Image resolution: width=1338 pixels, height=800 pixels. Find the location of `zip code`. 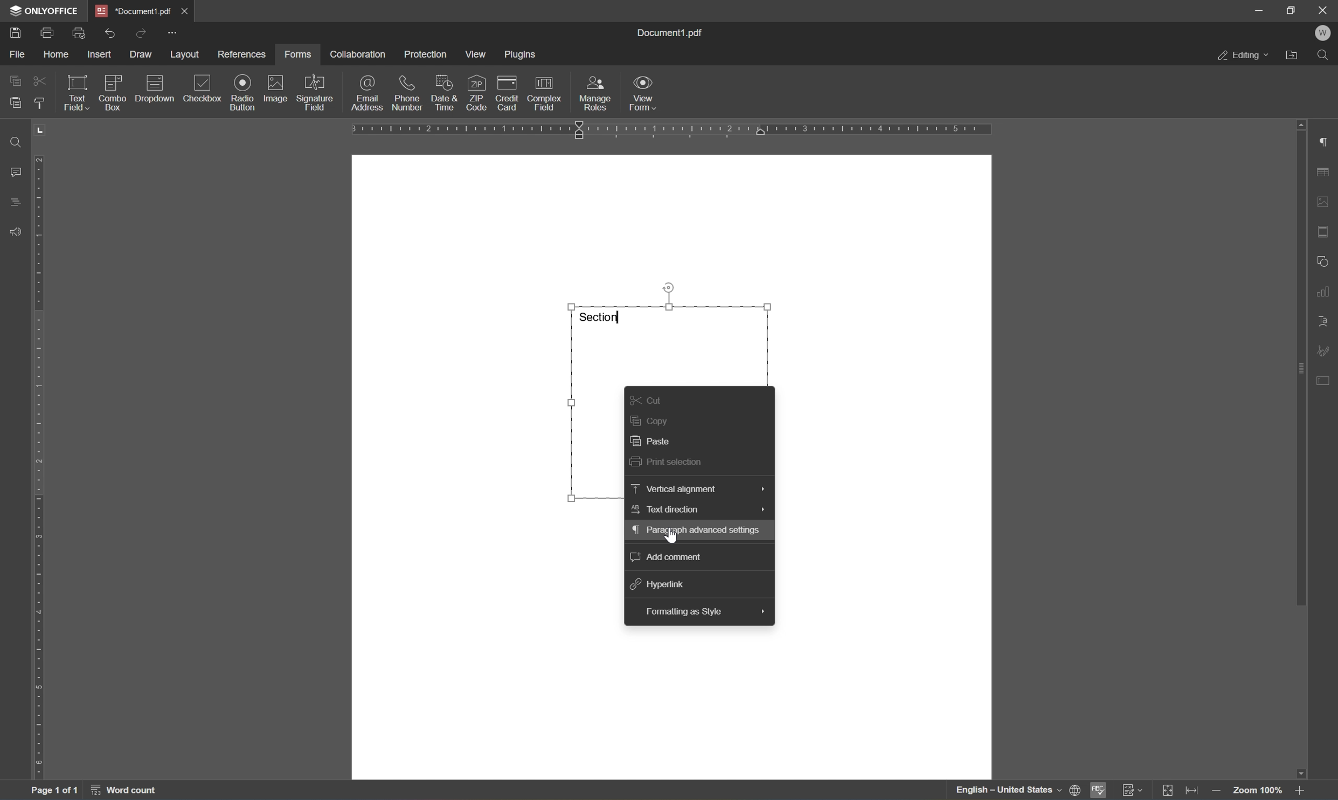

zip code is located at coordinates (475, 92).